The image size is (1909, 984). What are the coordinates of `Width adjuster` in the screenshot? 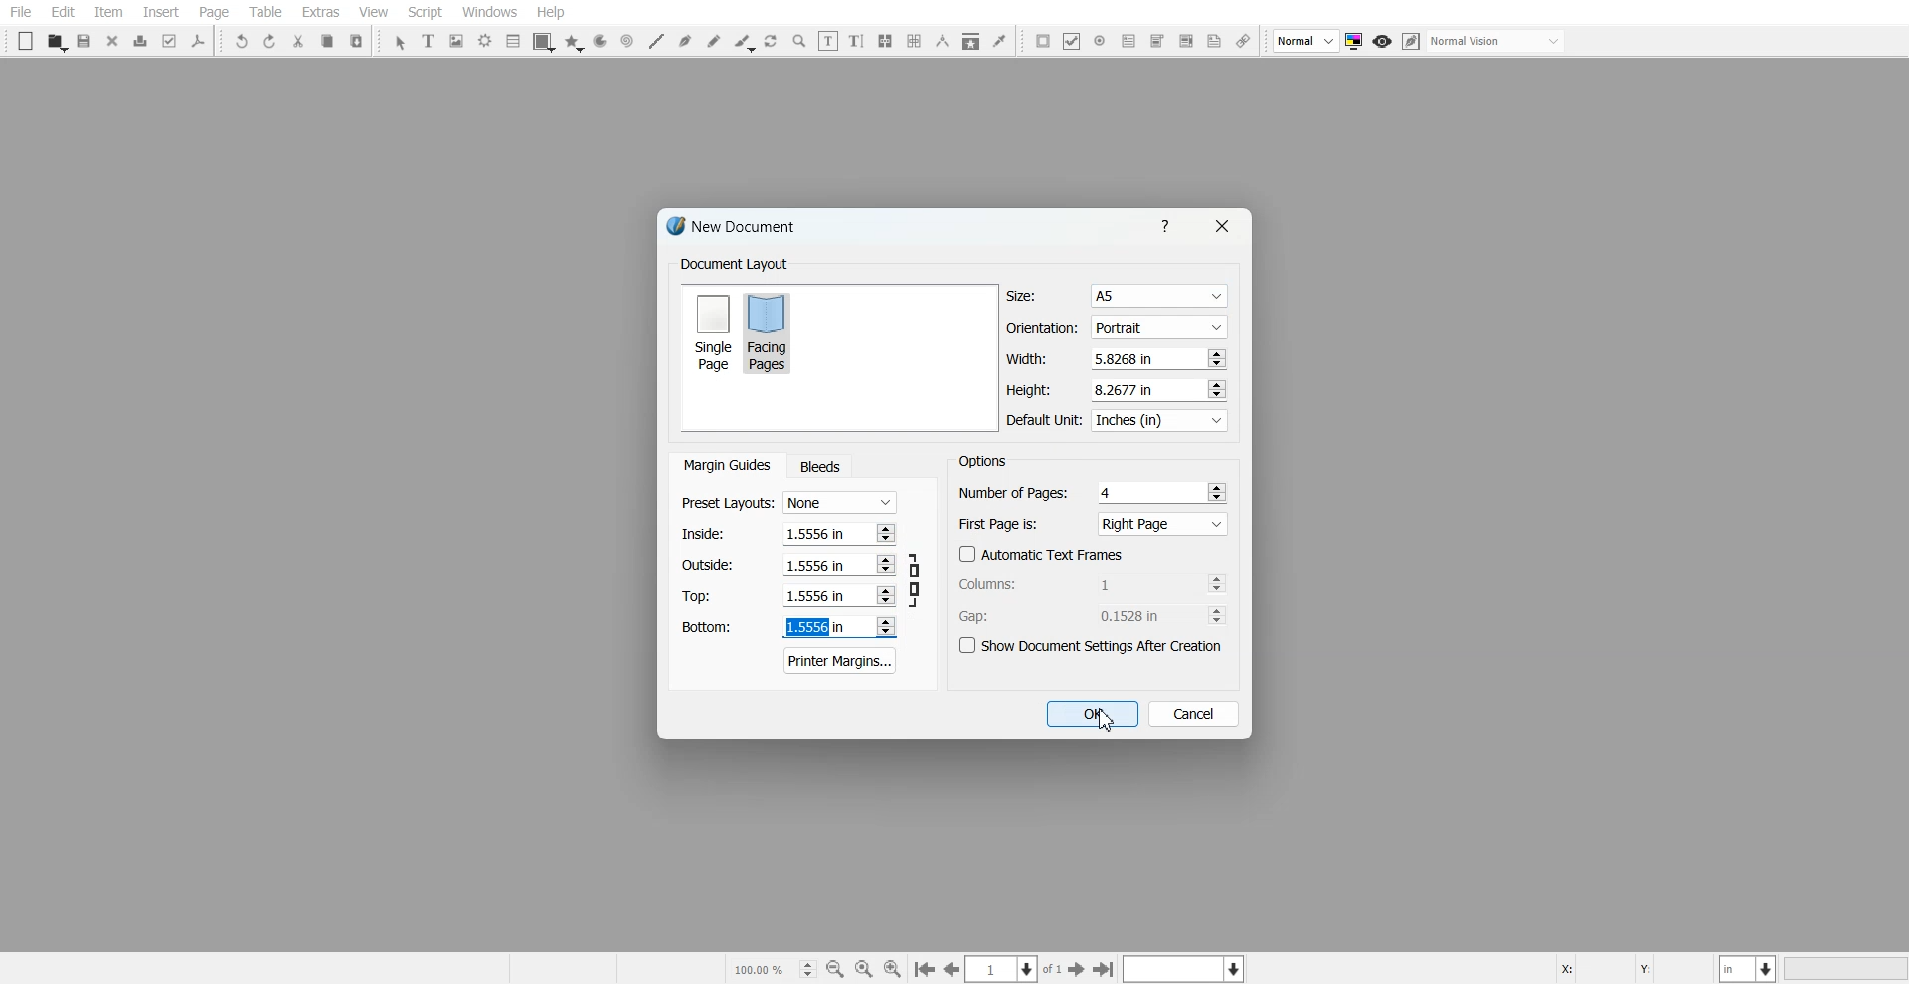 It's located at (1116, 359).